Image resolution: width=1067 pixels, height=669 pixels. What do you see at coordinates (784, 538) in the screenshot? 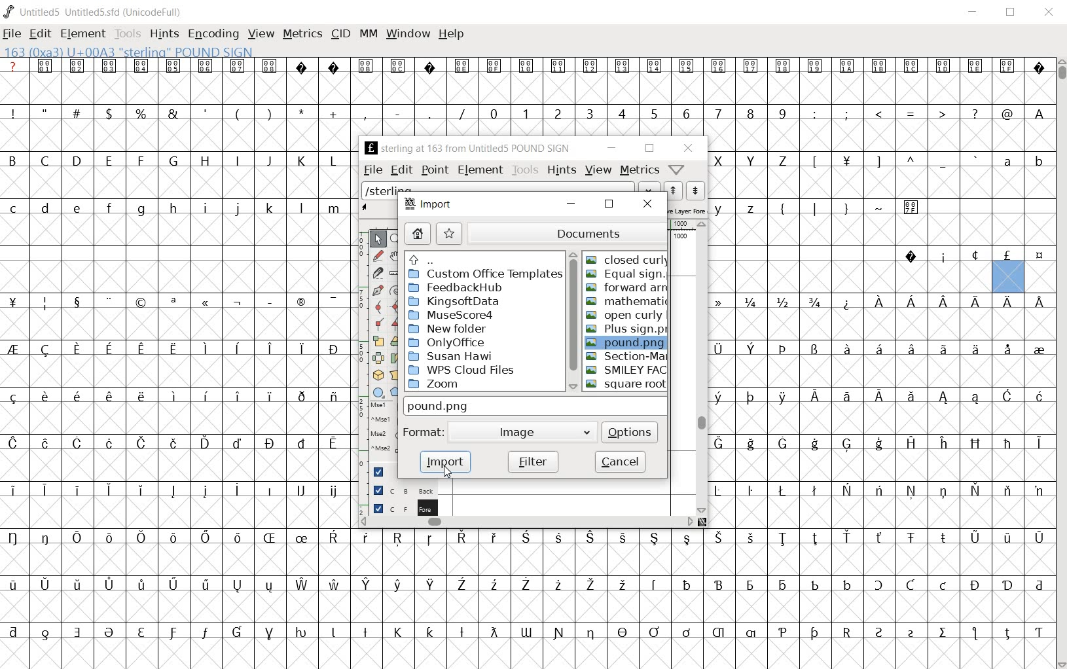
I see `Symbol` at bounding box center [784, 538].